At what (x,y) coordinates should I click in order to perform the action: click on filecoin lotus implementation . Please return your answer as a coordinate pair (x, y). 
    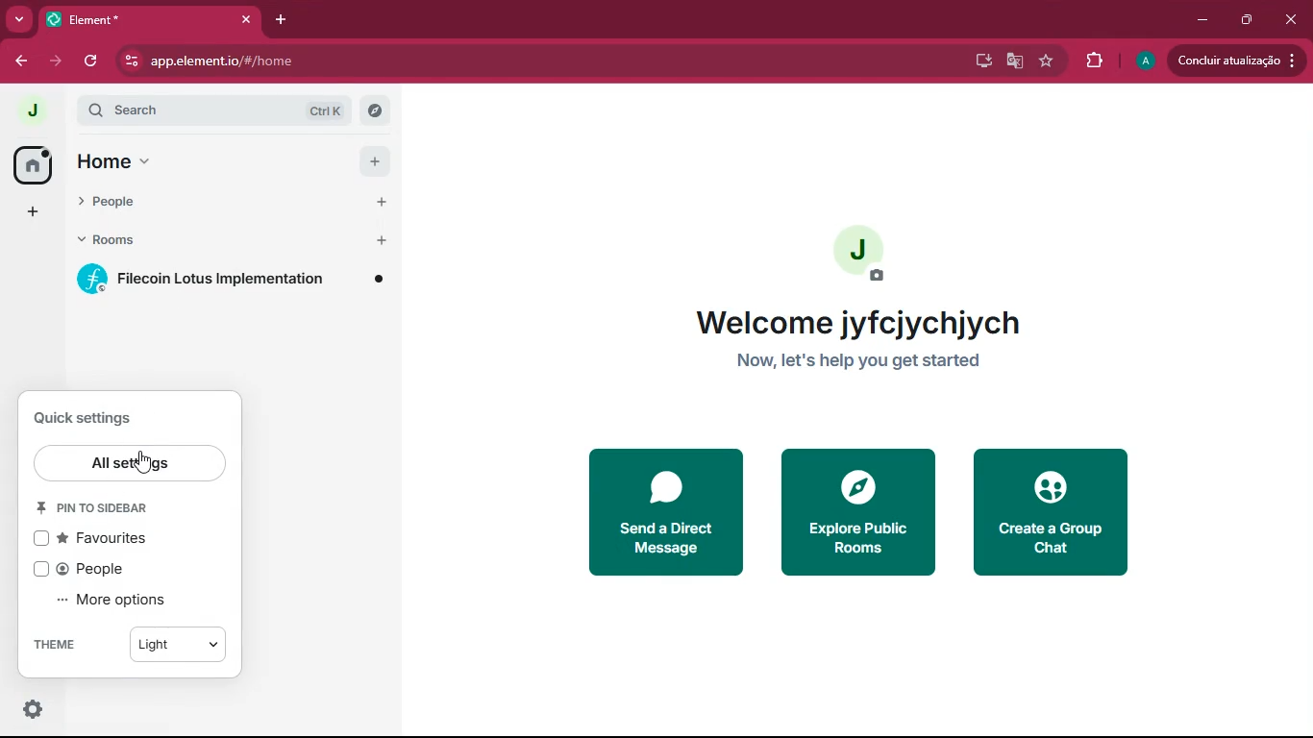
    Looking at the image, I should click on (229, 283).